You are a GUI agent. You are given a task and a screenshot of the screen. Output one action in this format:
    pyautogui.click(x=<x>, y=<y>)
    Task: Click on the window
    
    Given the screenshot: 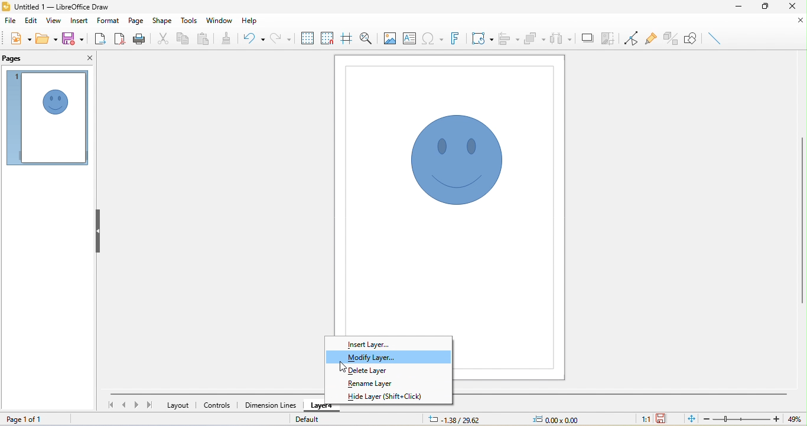 What is the action you would take?
    pyautogui.click(x=220, y=19)
    